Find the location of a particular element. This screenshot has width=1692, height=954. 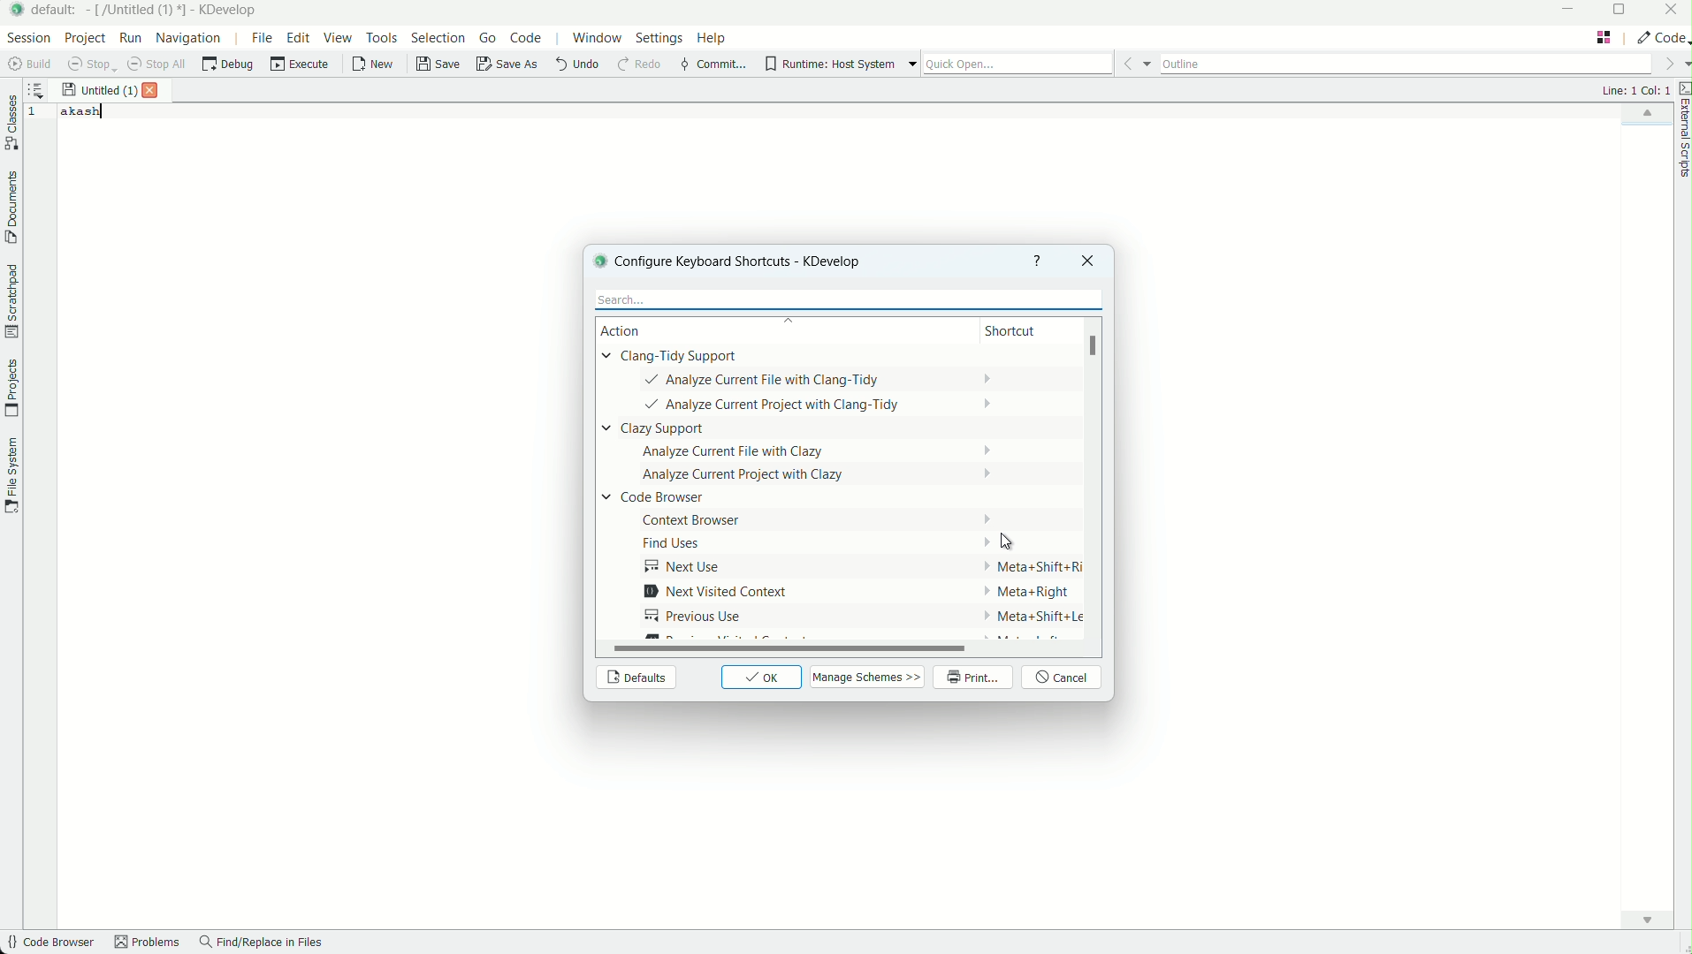

find/replace in files is located at coordinates (262, 943).